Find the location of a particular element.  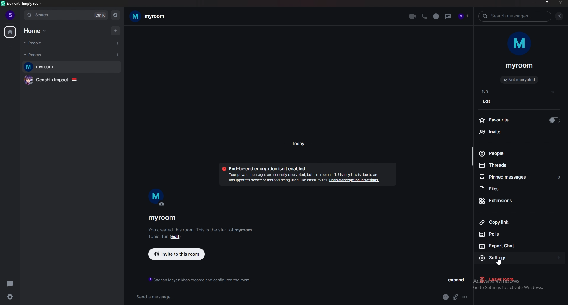

favourite is located at coordinates (520, 120).